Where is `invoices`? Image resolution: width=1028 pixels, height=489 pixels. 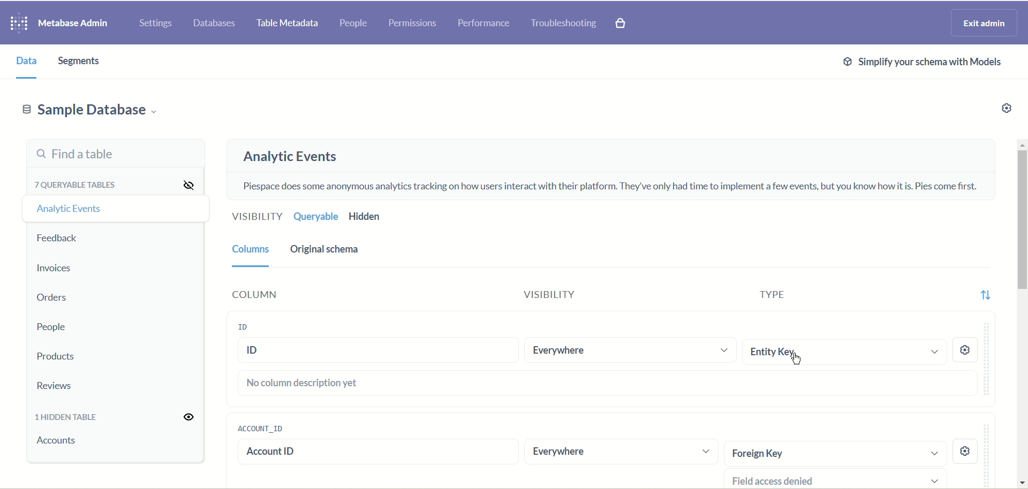 invoices is located at coordinates (54, 268).